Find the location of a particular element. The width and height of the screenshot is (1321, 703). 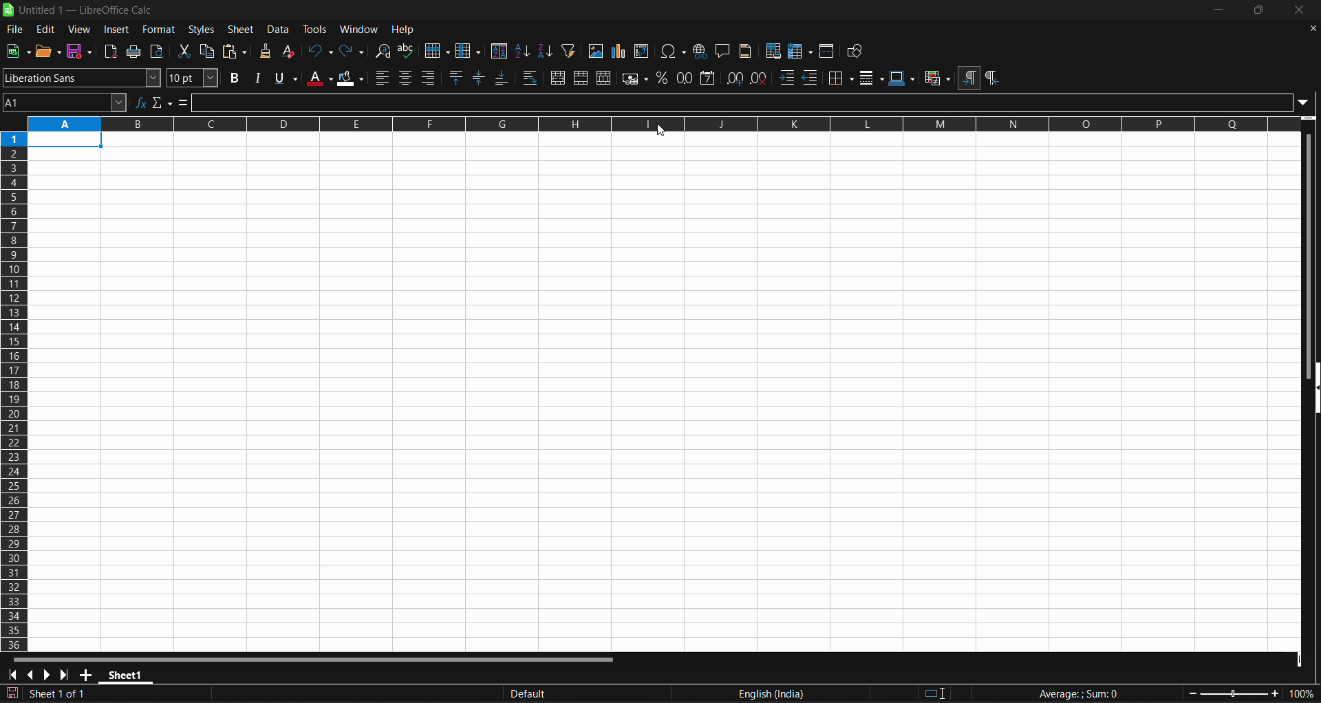

insert is located at coordinates (118, 29).